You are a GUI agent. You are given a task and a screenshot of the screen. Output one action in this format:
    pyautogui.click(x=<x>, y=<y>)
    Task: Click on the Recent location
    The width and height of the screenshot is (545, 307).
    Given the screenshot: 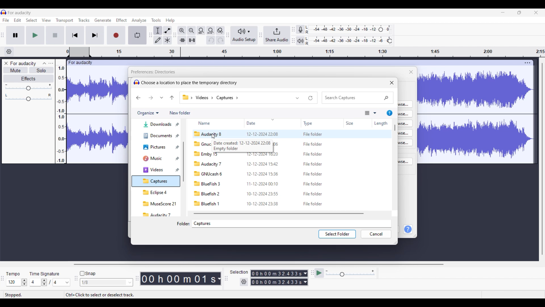 What is the action you would take?
    pyautogui.click(x=162, y=98)
    